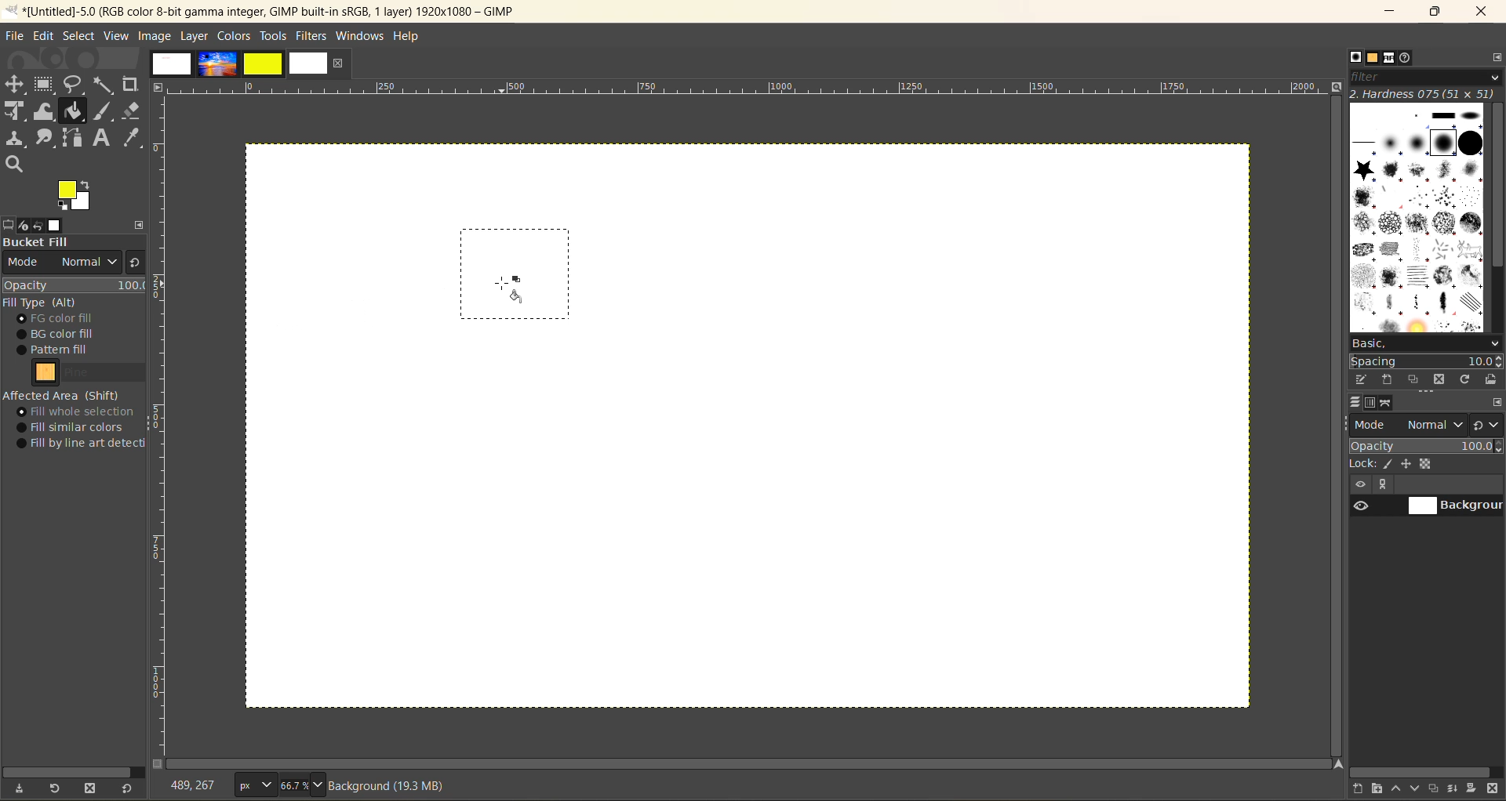  What do you see at coordinates (81, 412) in the screenshot?
I see `fill whole selection` at bounding box center [81, 412].